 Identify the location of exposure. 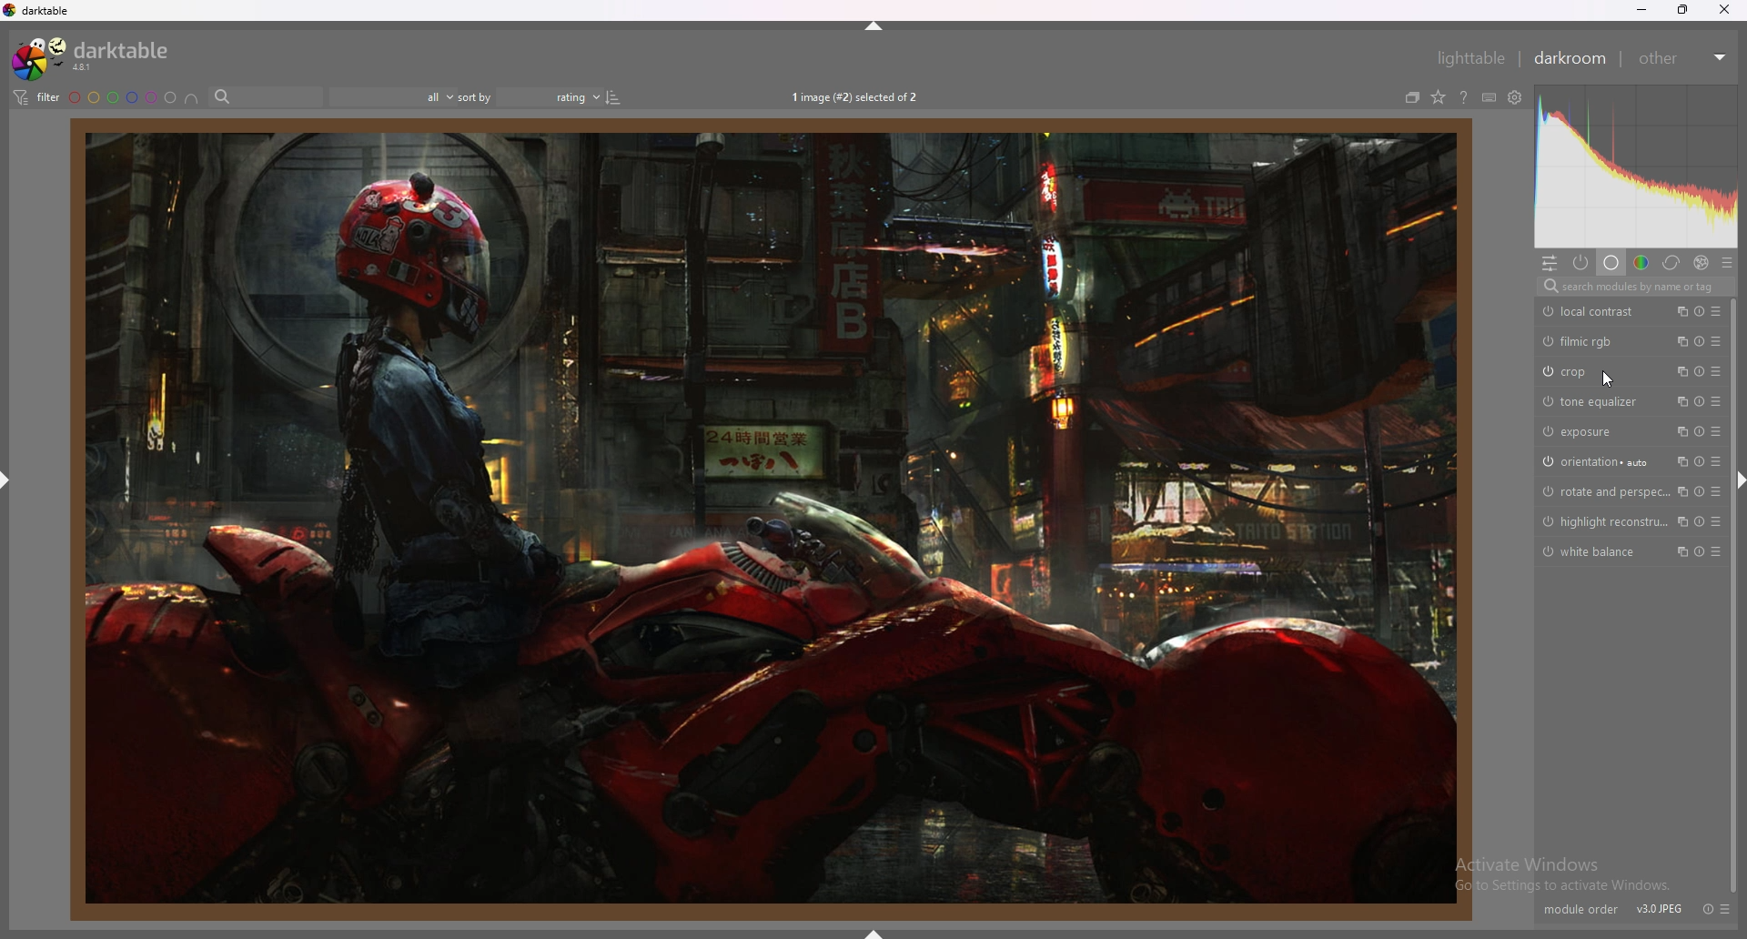
(1596, 432).